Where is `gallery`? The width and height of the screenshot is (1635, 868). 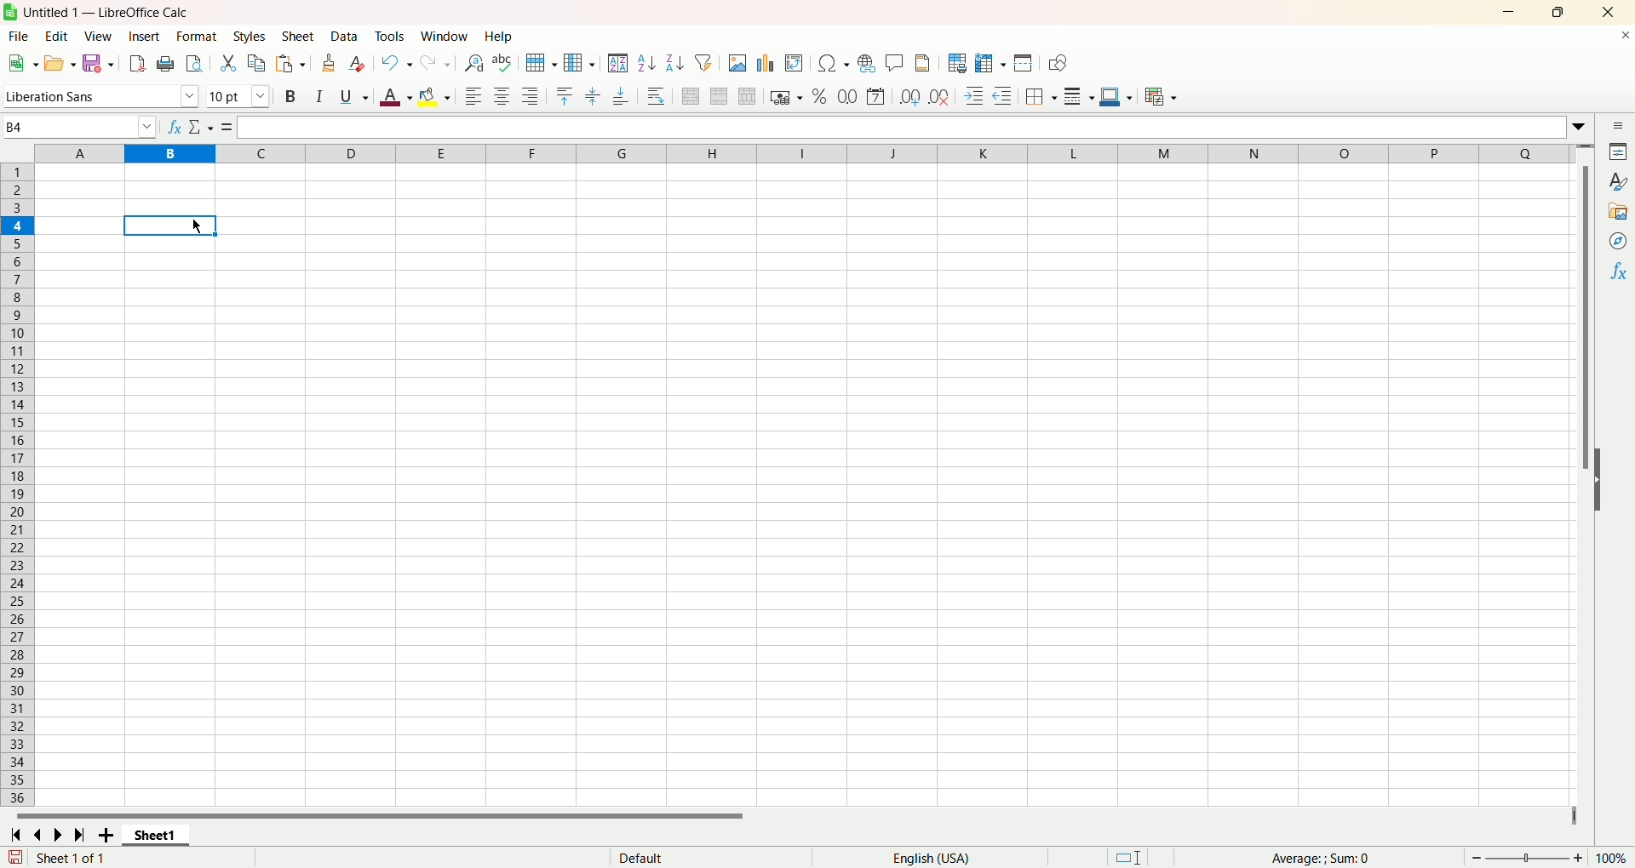 gallery is located at coordinates (1618, 212).